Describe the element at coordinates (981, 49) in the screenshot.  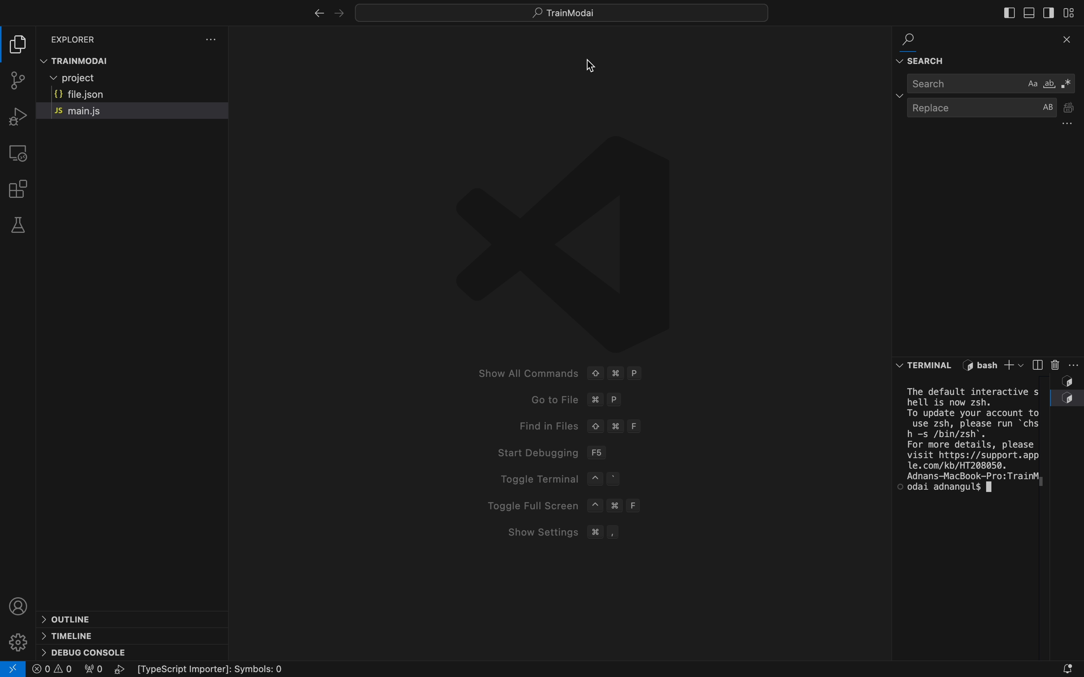
I see `find and replace` at that location.